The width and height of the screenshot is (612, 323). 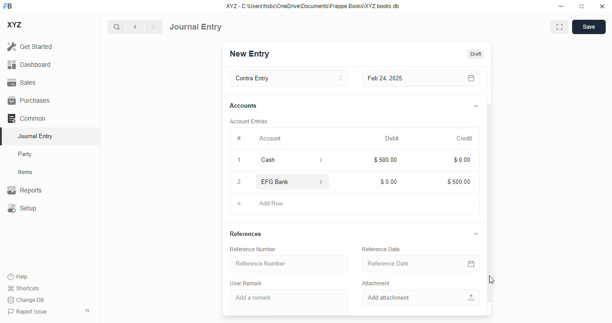 What do you see at coordinates (289, 302) in the screenshot?
I see `add a remark` at bounding box center [289, 302].